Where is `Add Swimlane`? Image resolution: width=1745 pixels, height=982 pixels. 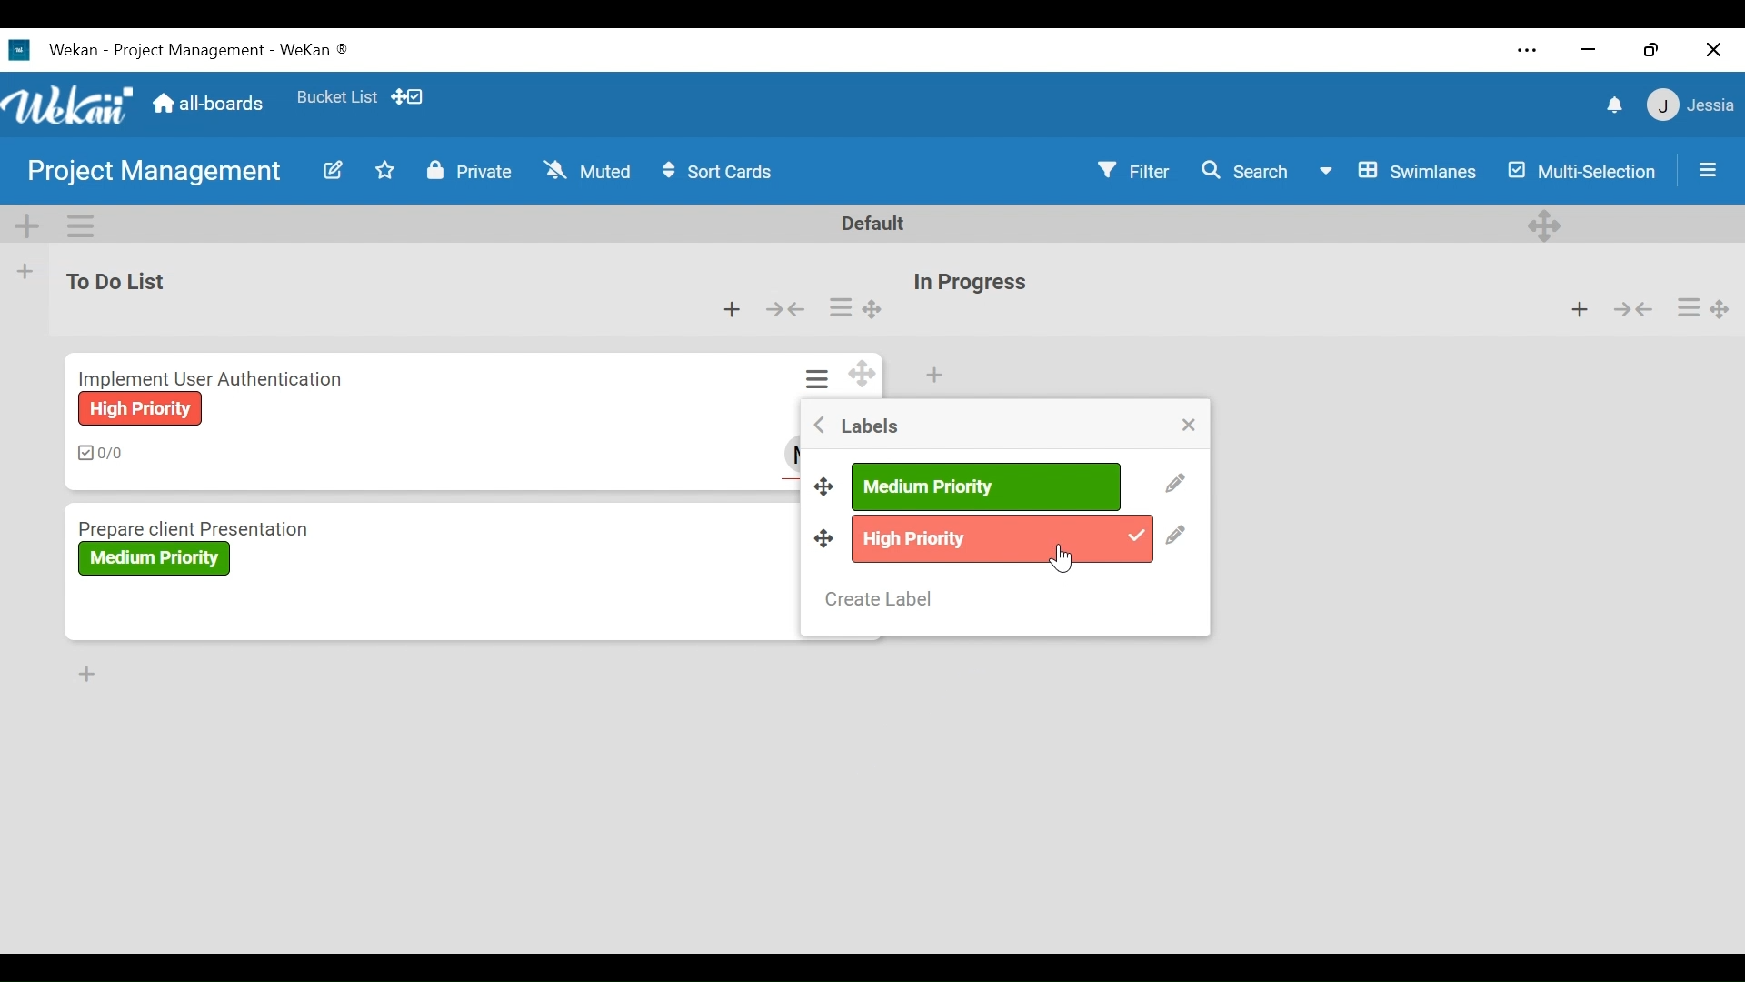 Add Swimlane is located at coordinates (28, 225).